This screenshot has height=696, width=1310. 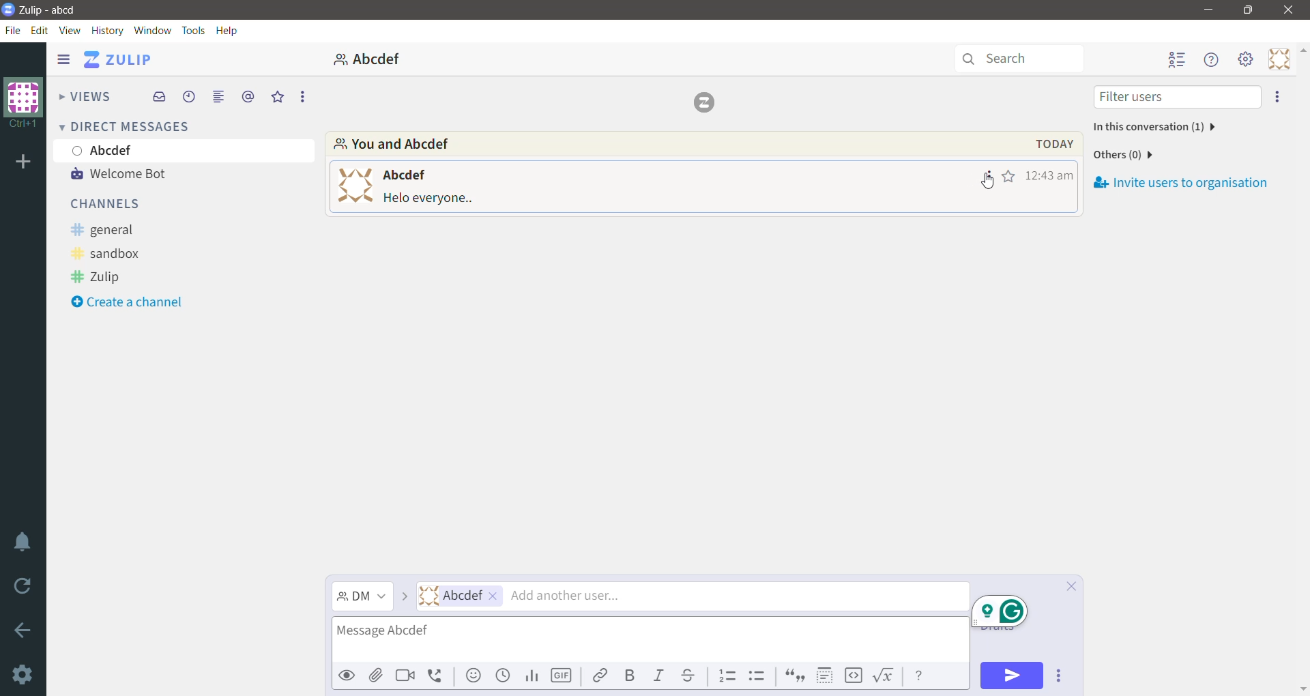 I want to click on Main menu, so click(x=1245, y=59).